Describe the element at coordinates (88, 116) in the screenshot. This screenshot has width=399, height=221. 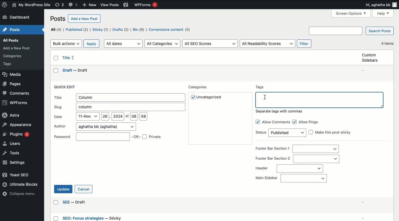
I see `11-Nov` at that location.